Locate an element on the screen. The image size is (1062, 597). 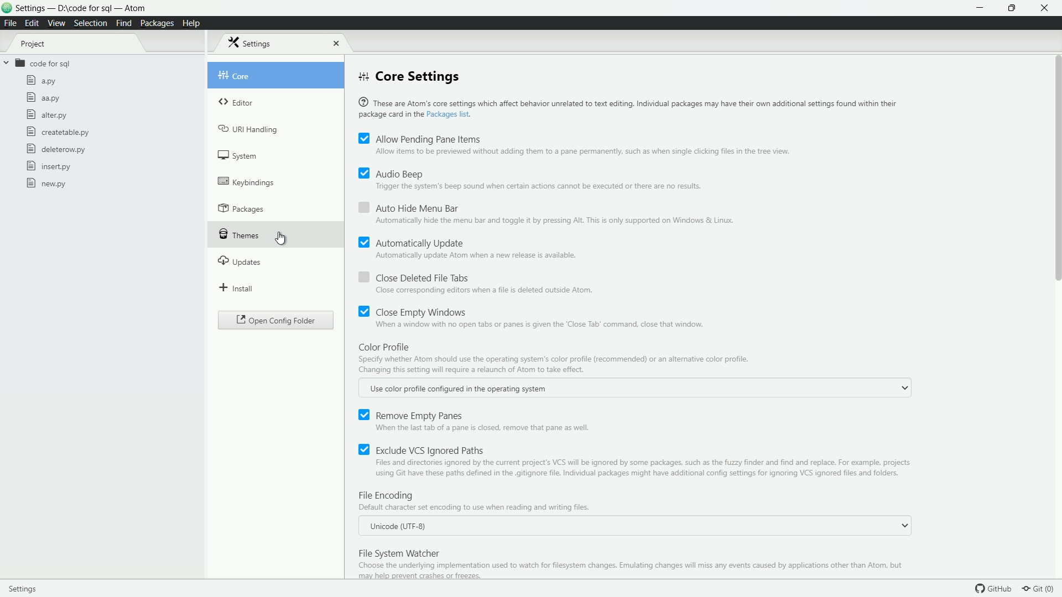
close is located at coordinates (334, 43).